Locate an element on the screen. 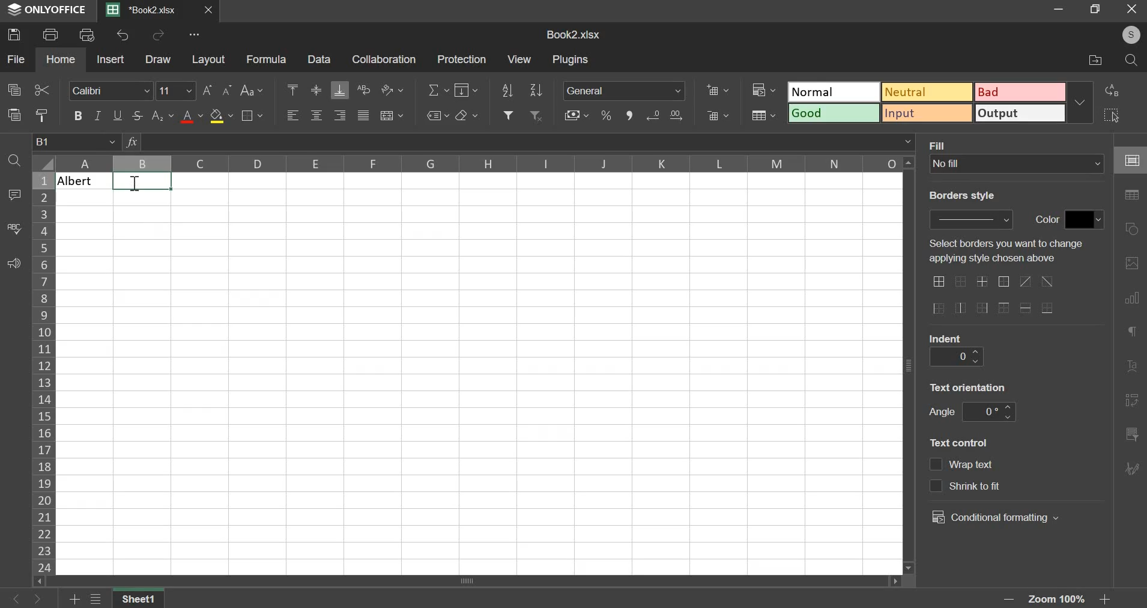  increase & decrease decimal is located at coordinates (665, 115).